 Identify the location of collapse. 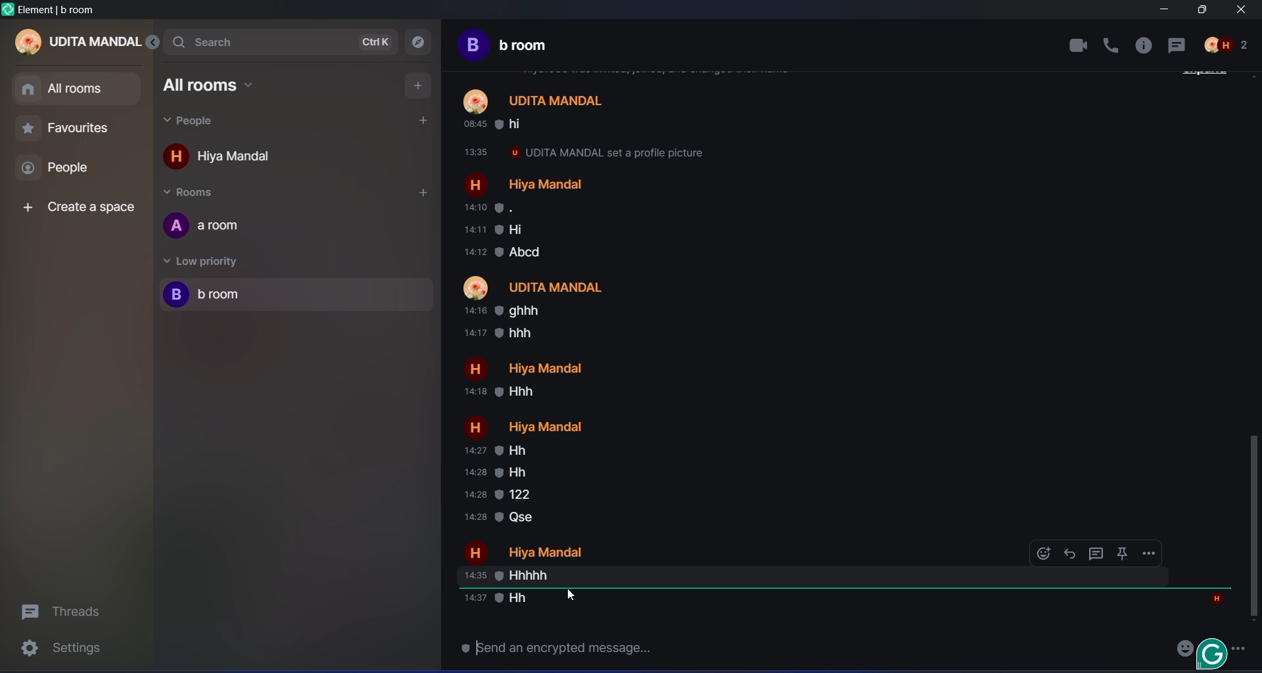
(153, 42).